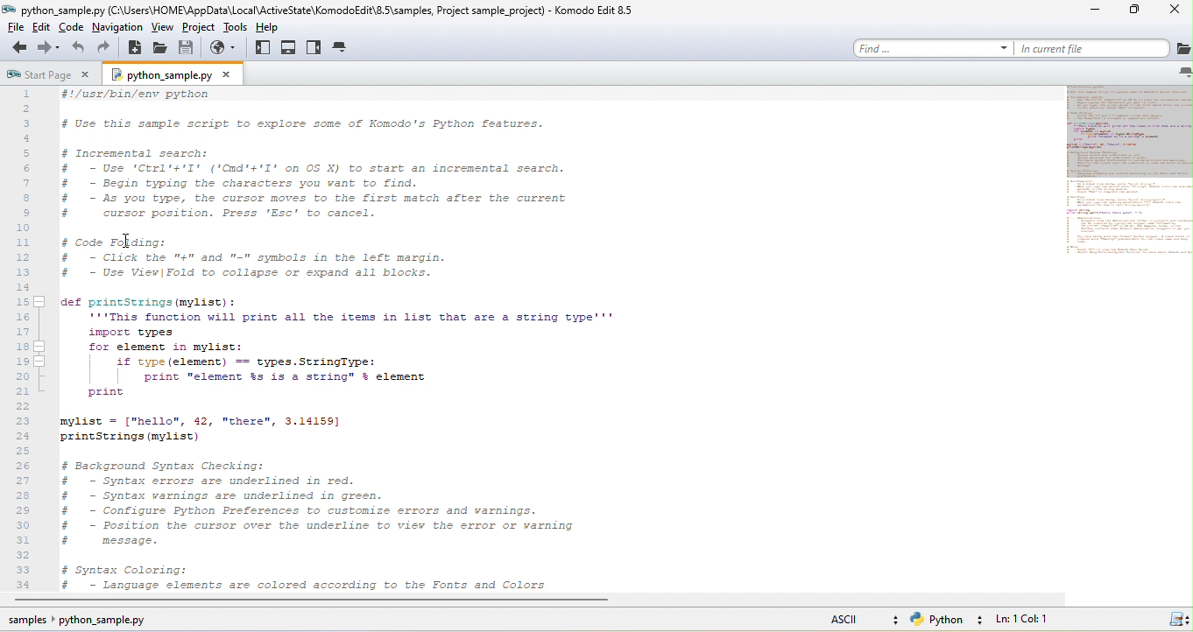  I want to click on close, so click(1175, 11).